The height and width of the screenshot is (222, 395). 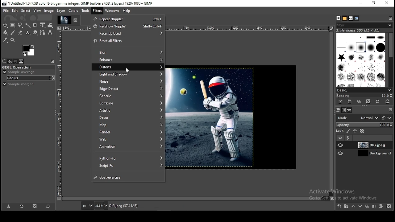 I want to click on icon and file name, so click(x=78, y=3).